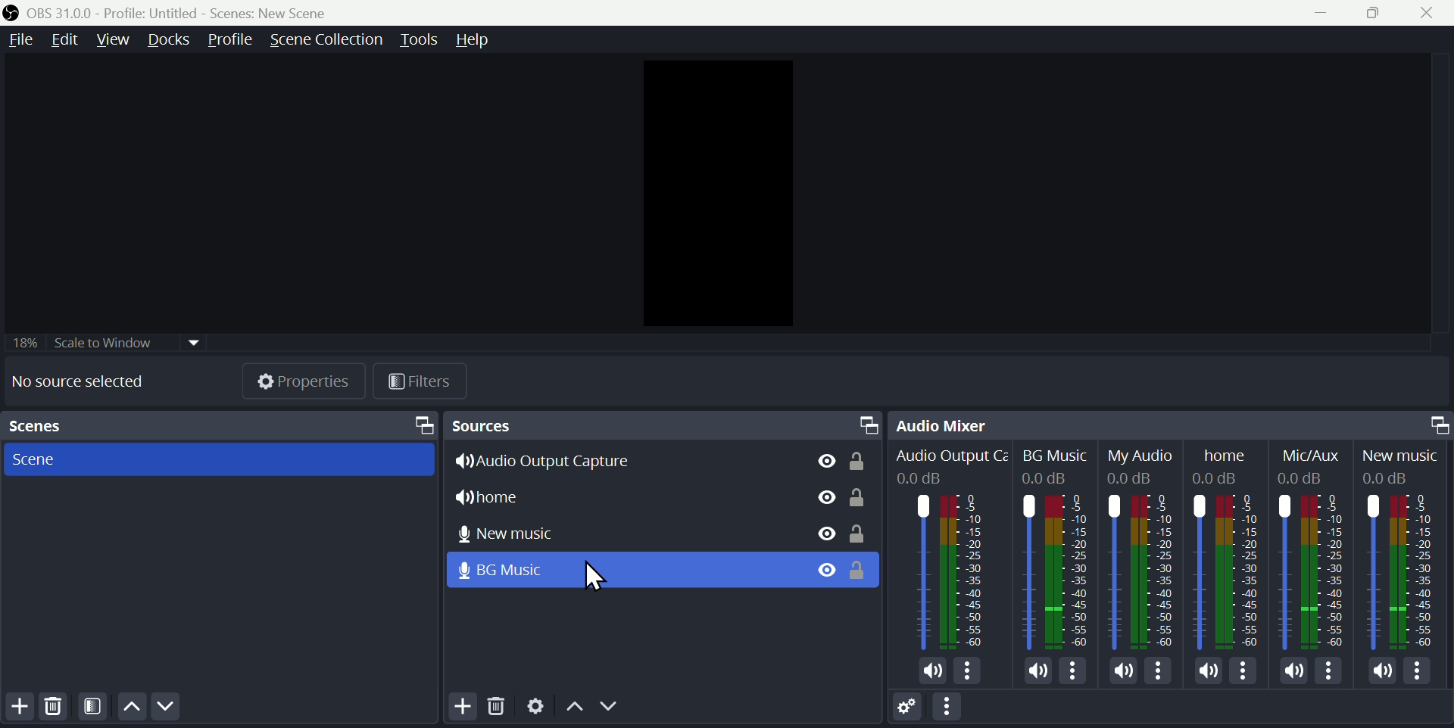 The width and height of the screenshot is (1454, 728). I want to click on More , so click(955, 709).